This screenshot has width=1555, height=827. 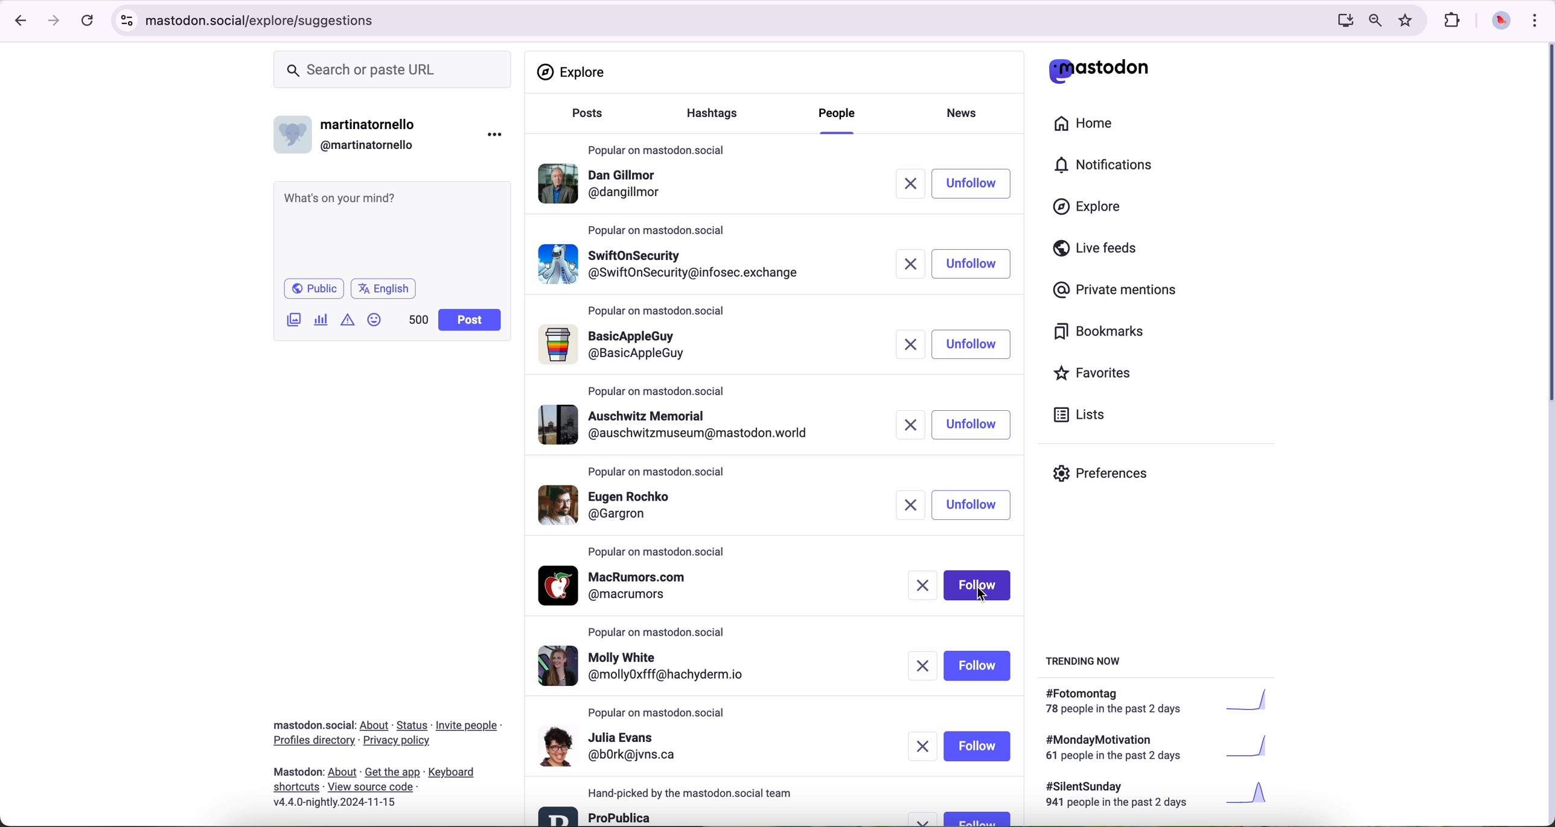 I want to click on cursor, so click(x=988, y=597).